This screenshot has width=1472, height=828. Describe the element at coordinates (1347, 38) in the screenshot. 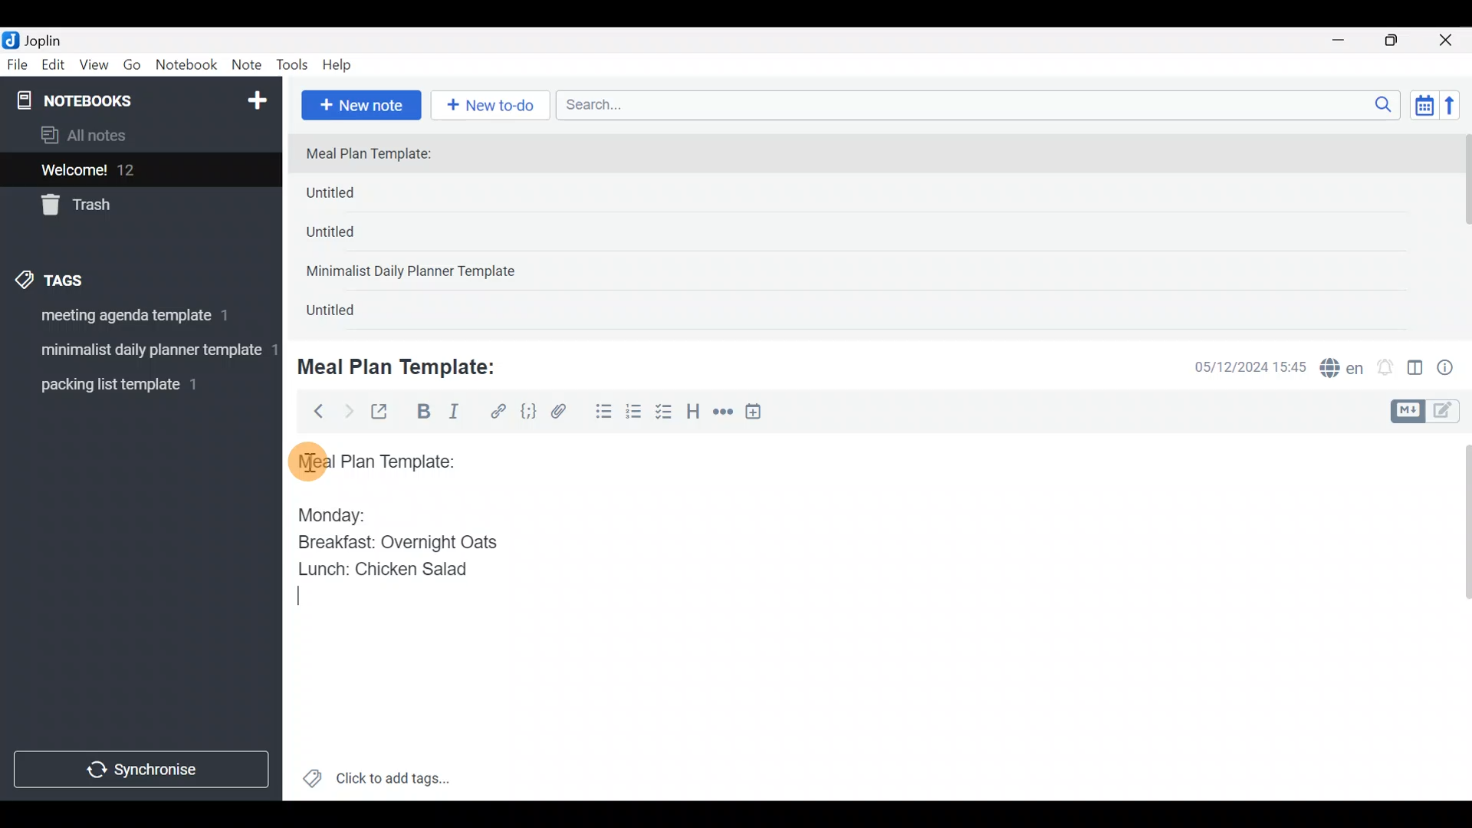

I see `Minimize` at that location.